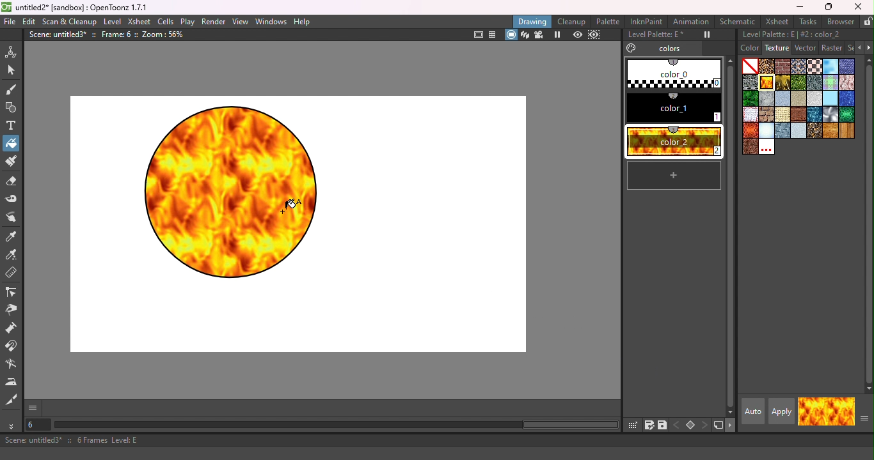 The width and height of the screenshot is (874, 460). What do you see at coordinates (750, 115) in the screenshot?
I see `rag_tile_s copy.bmp` at bounding box center [750, 115].